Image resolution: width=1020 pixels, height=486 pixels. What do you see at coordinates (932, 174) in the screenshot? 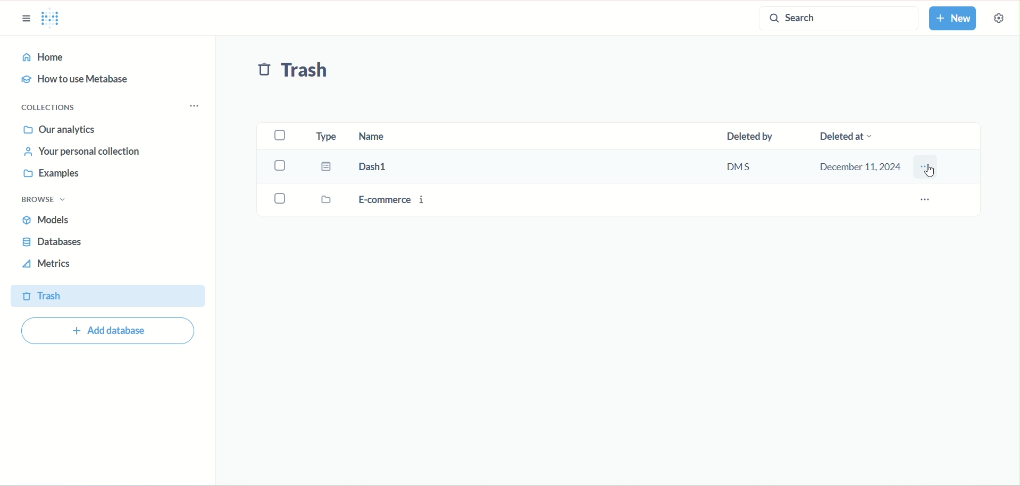
I see `cursor ` at bounding box center [932, 174].